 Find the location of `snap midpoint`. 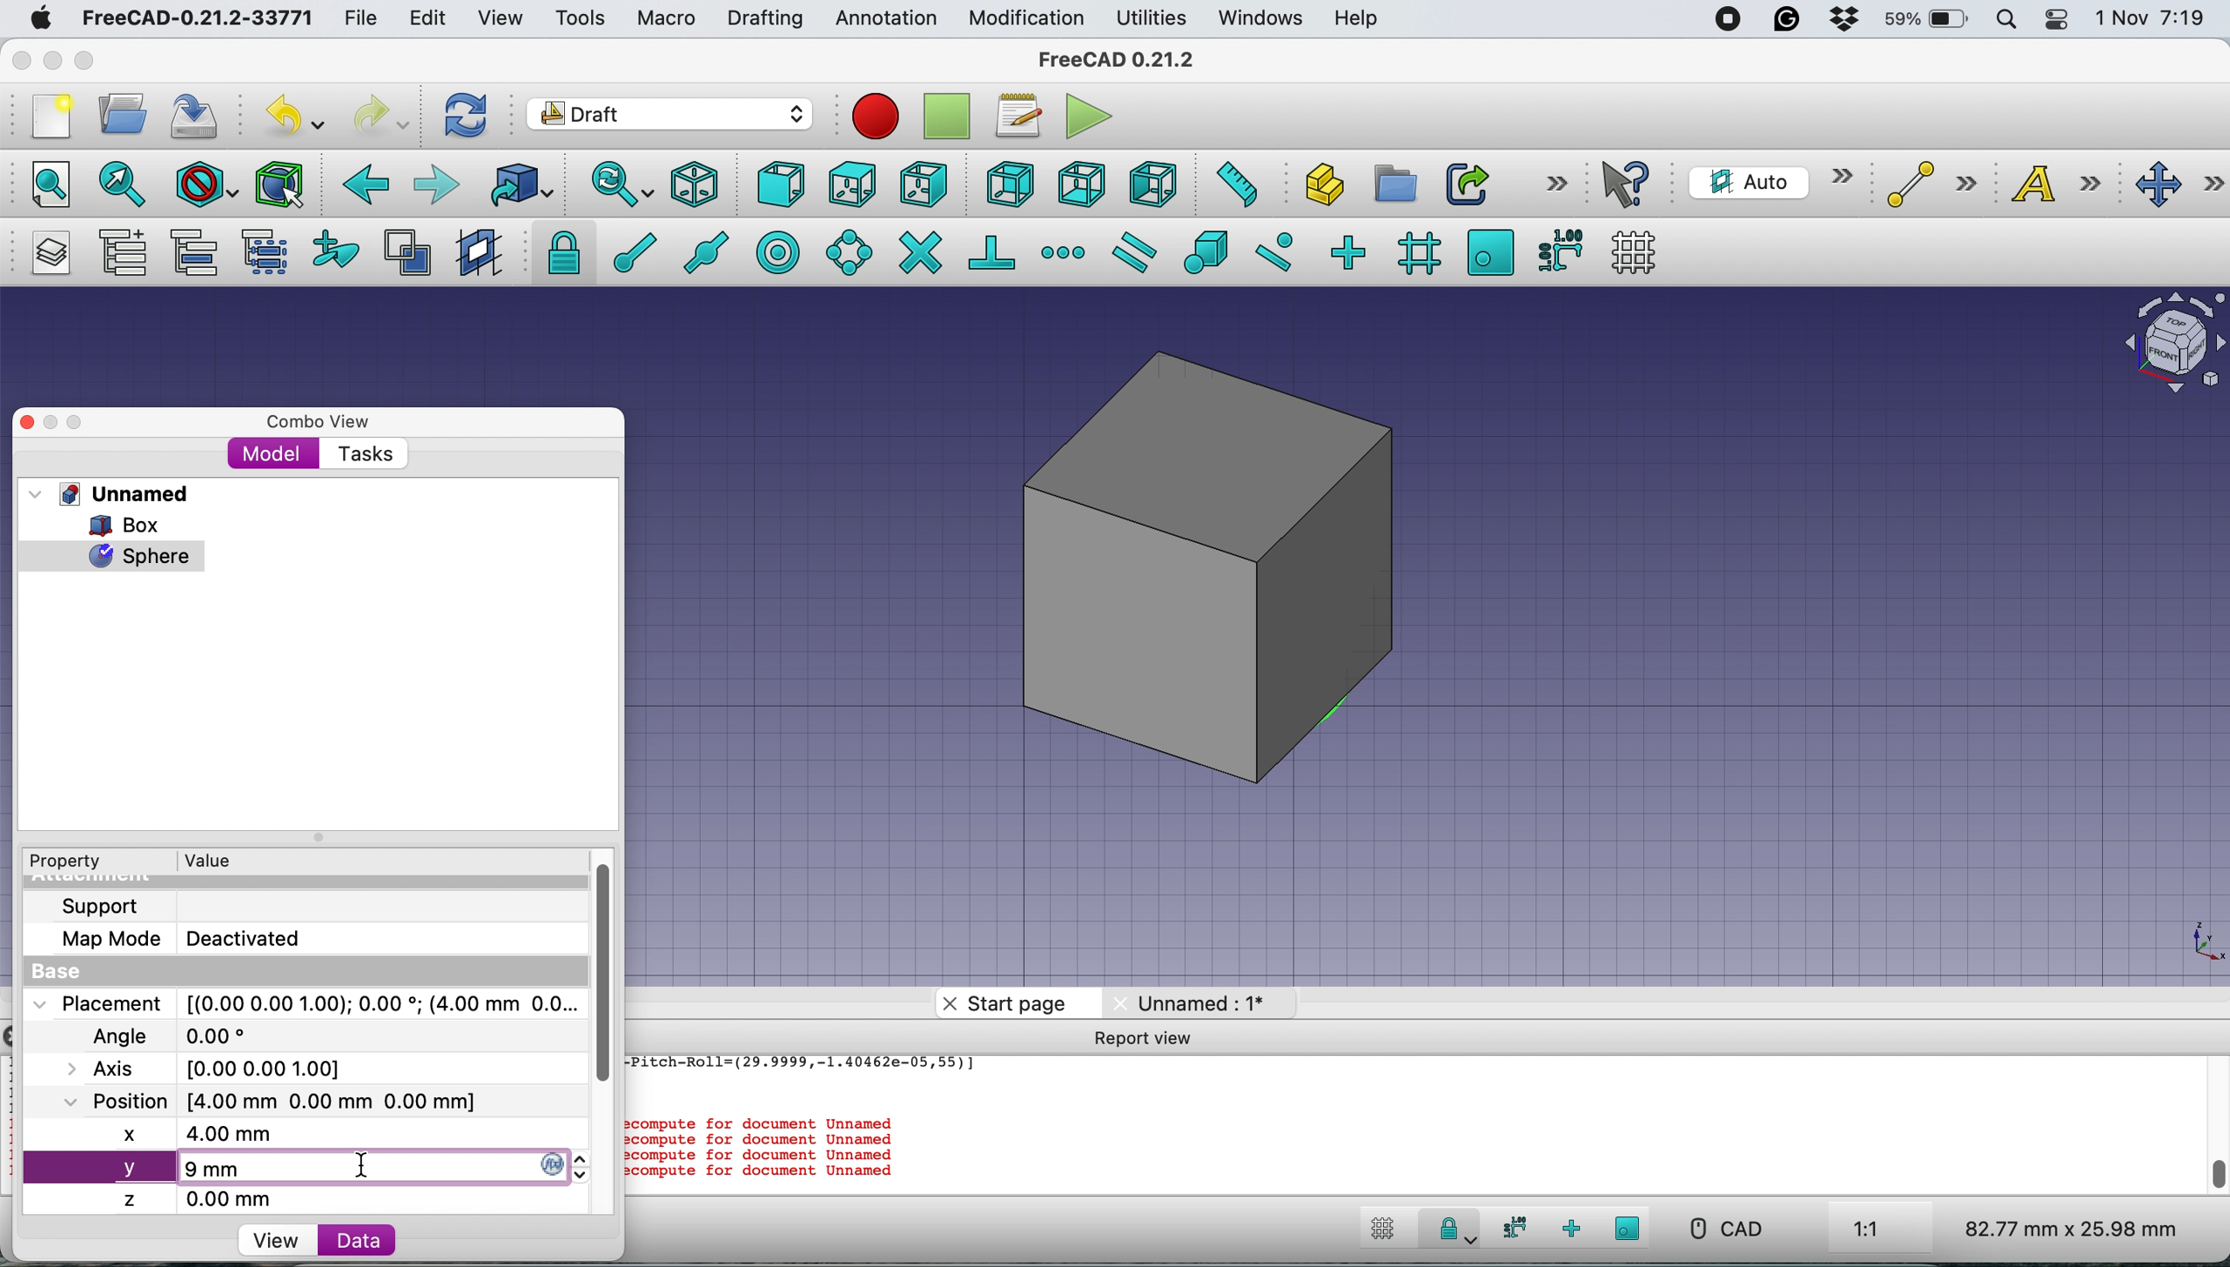

snap midpoint is located at coordinates (700, 251).